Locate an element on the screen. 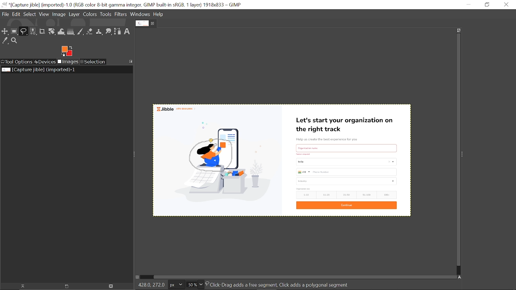  Filters is located at coordinates (121, 14).